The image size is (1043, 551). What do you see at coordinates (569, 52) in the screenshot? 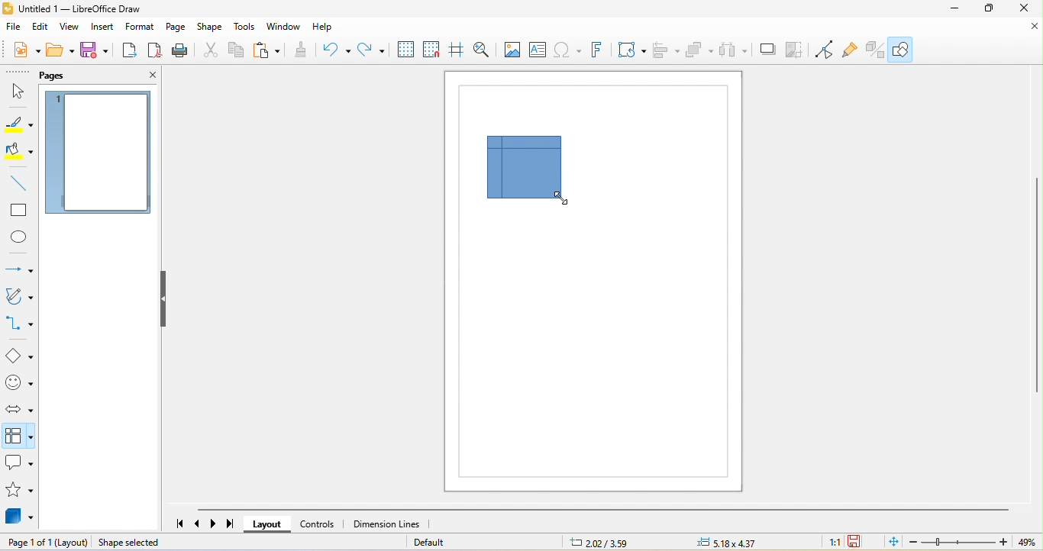
I see `special character` at bounding box center [569, 52].